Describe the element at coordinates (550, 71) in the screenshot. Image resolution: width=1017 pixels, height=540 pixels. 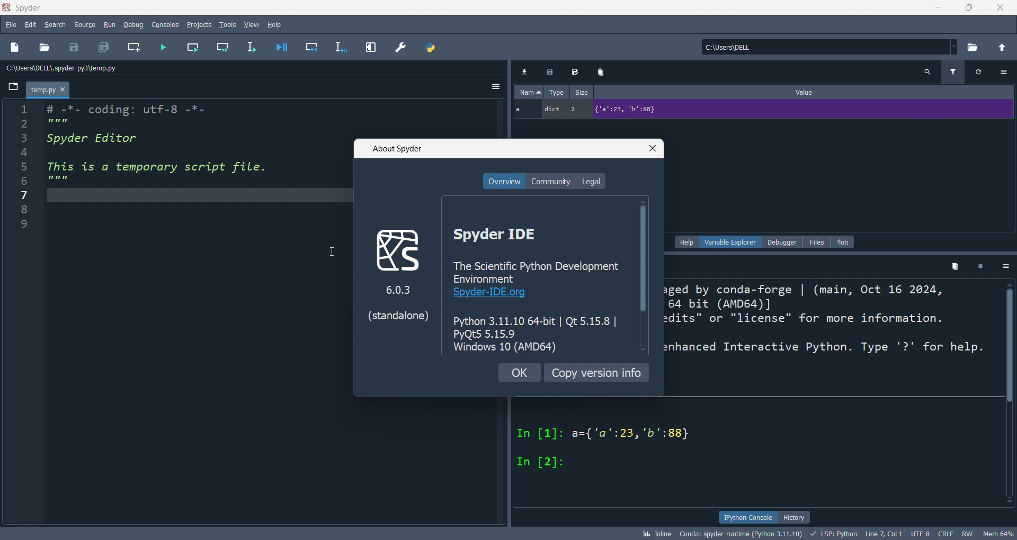
I see `Export` at that location.